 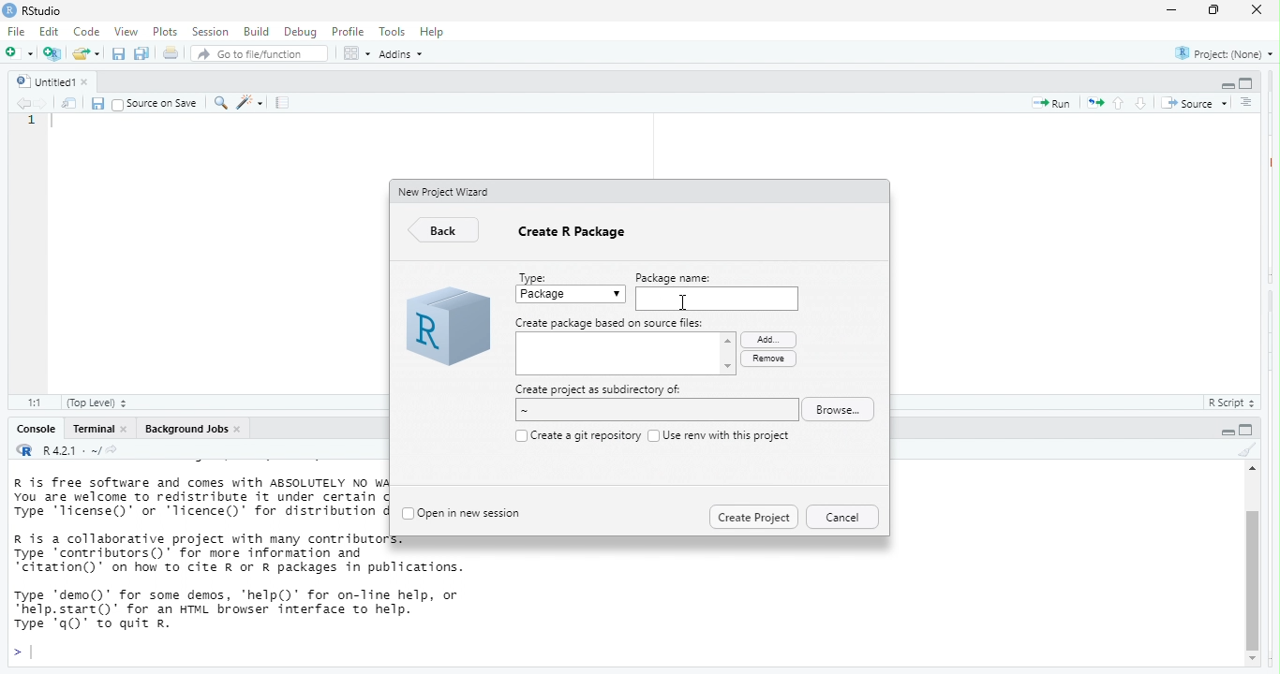 What do you see at coordinates (299, 32) in the screenshot?
I see `Debug` at bounding box center [299, 32].